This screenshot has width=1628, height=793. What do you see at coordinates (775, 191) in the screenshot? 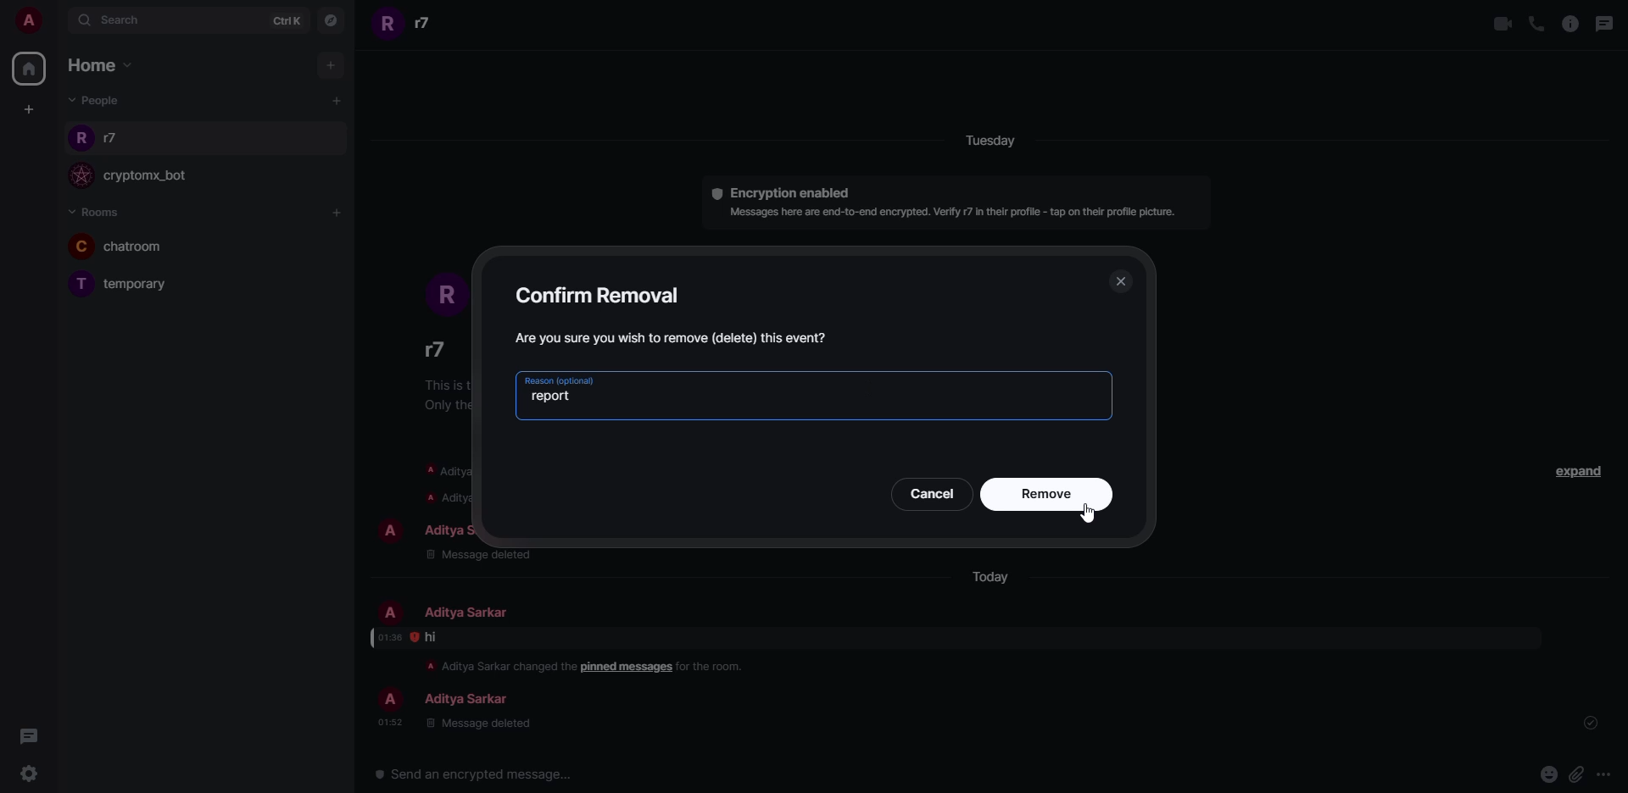
I see `encryption enabled` at bounding box center [775, 191].